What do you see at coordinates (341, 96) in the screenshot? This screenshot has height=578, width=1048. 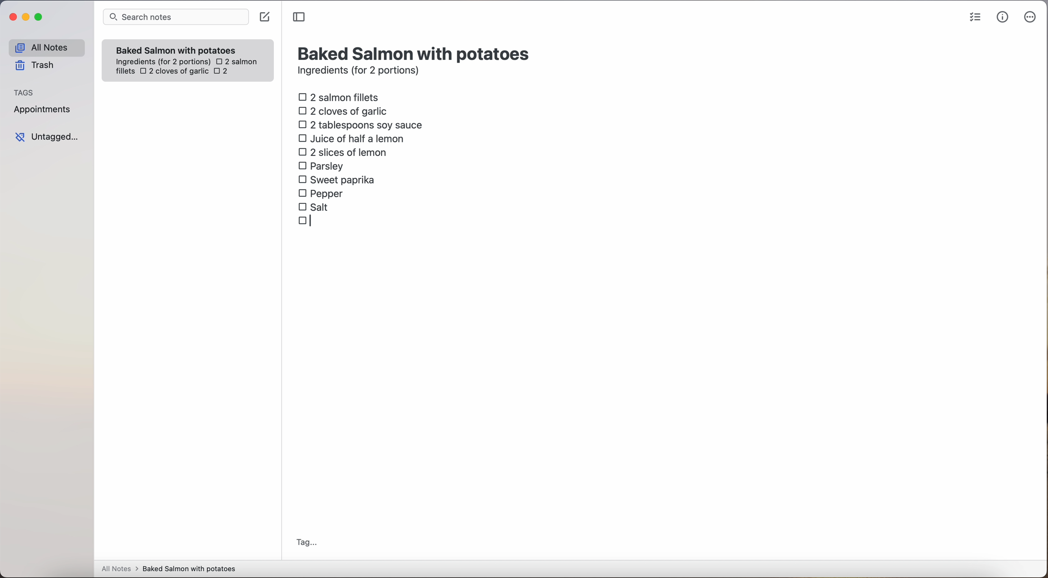 I see `2 salmon fillets` at bounding box center [341, 96].